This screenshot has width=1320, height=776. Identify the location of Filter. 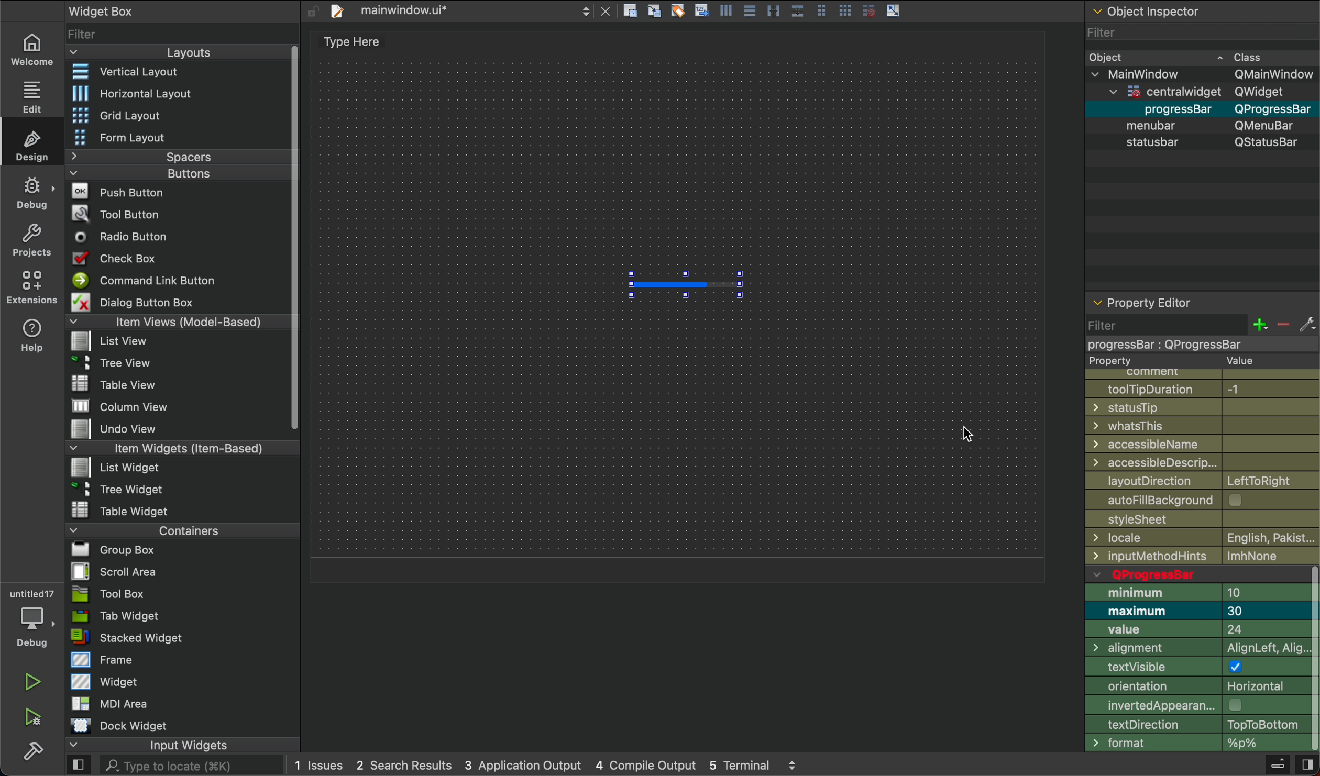
(1200, 31).